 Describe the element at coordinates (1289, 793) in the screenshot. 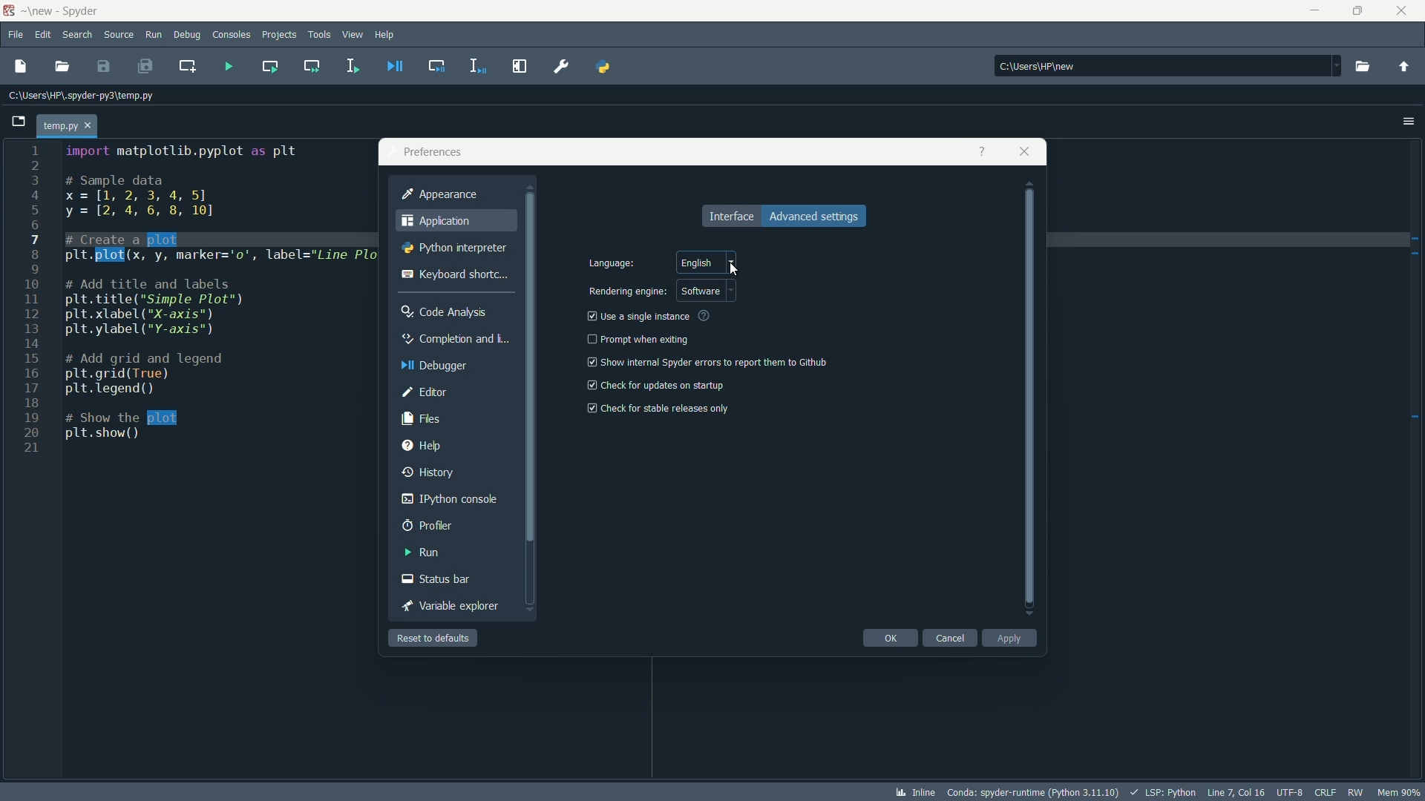

I see `file encoding` at that location.